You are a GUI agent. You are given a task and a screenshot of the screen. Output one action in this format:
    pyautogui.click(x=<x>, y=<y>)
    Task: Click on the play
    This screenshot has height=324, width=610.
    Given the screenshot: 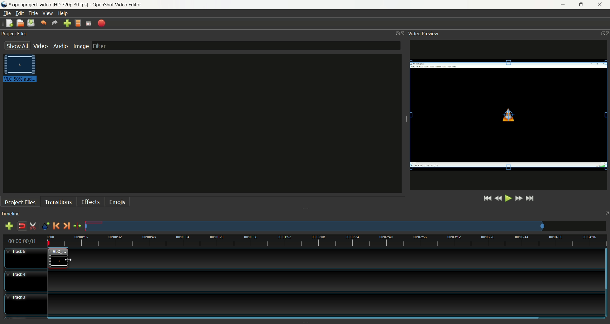 What is the action you would take?
    pyautogui.click(x=508, y=199)
    